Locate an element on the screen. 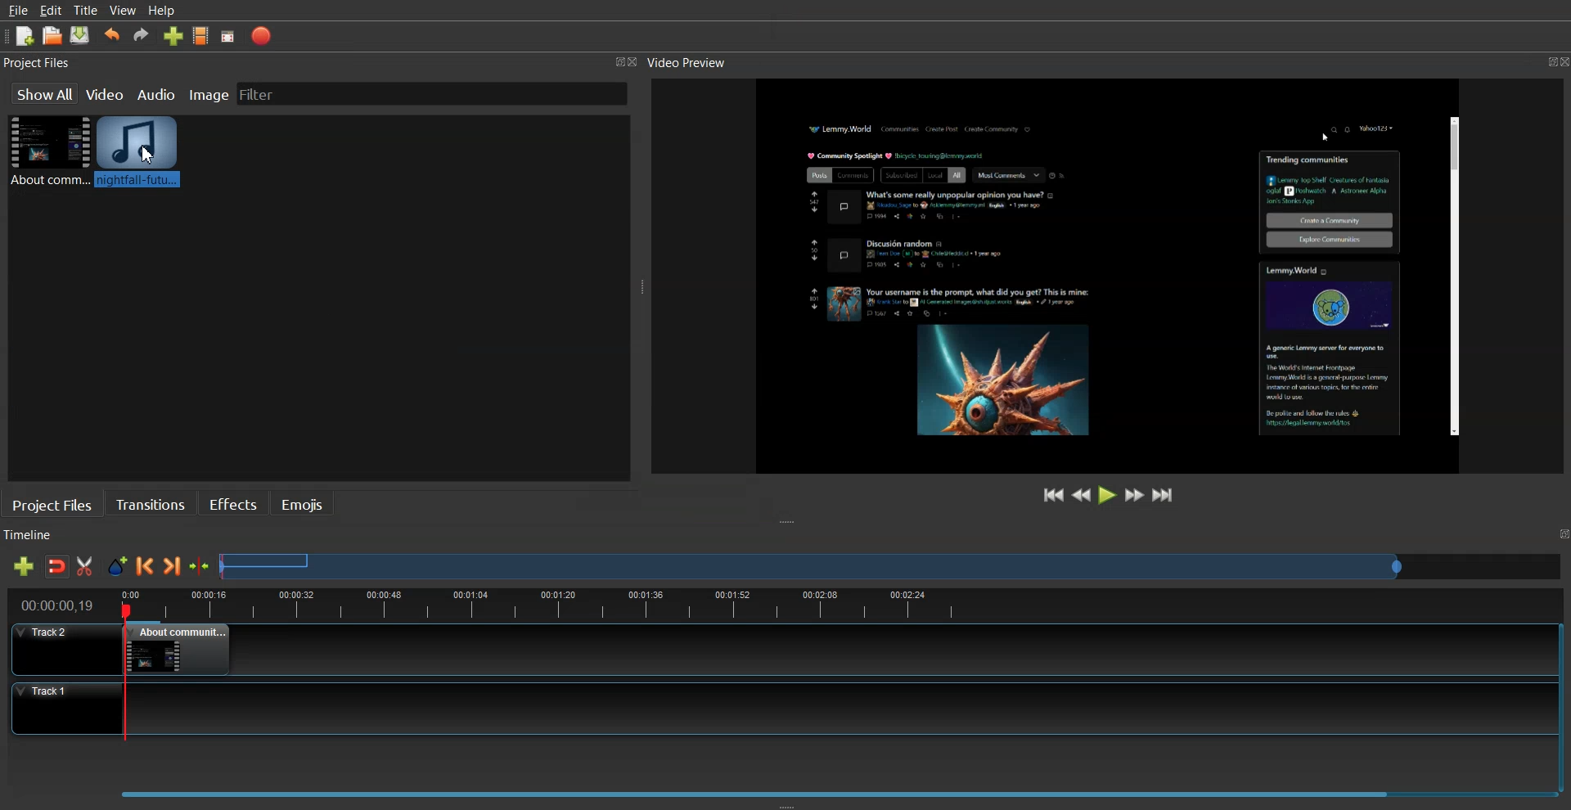 This screenshot has width=1571, height=810. Fast Forward is located at coordinates (1135, 494).